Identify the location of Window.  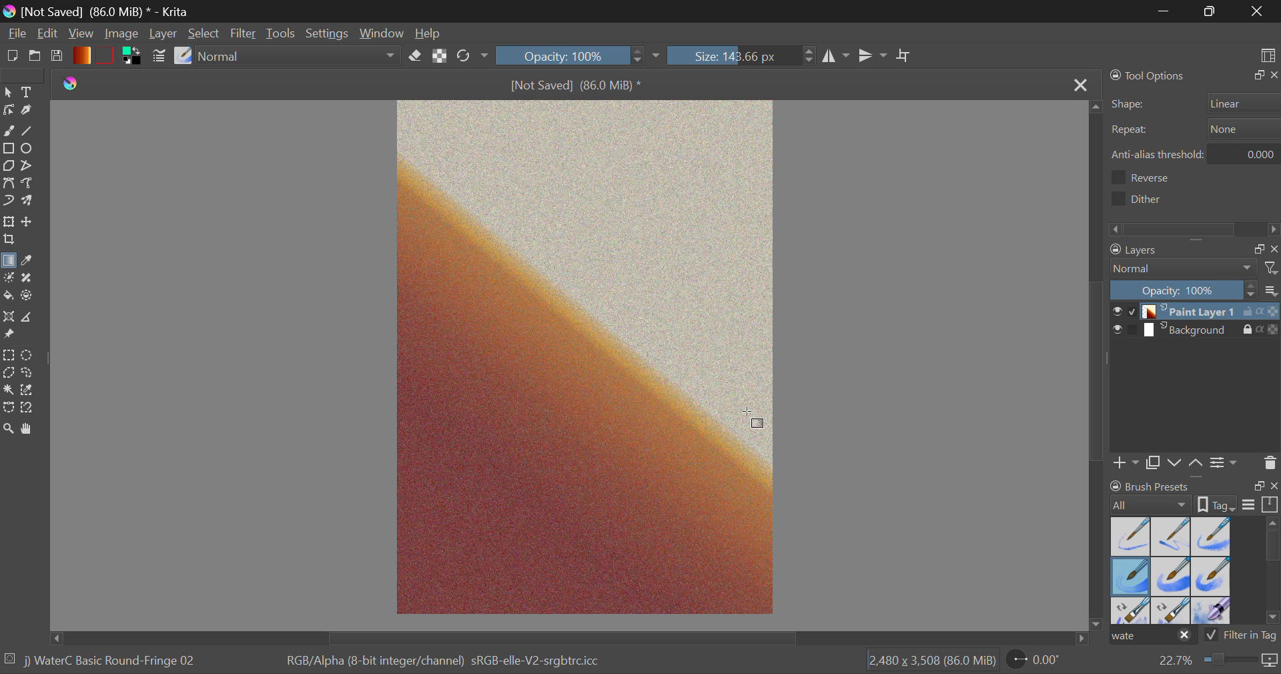
(380, 32).